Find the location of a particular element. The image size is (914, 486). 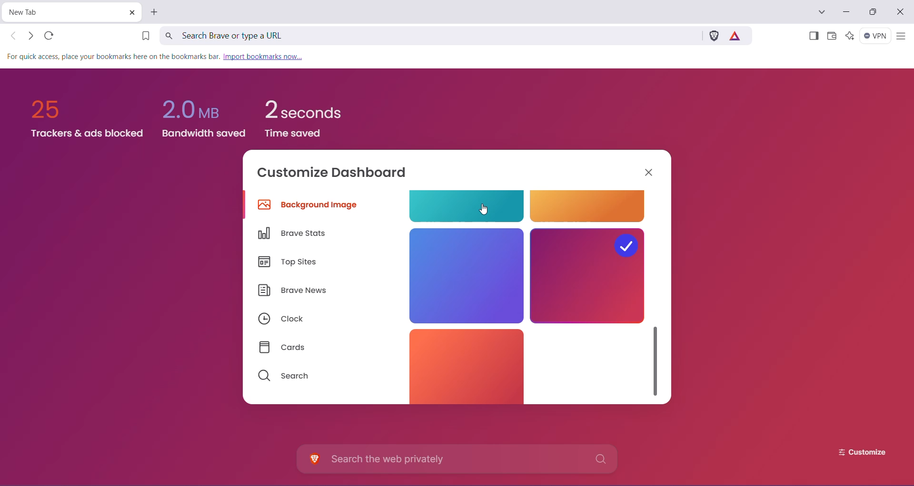

Click to go back, hold to see history is located at coordinates (14, 36).